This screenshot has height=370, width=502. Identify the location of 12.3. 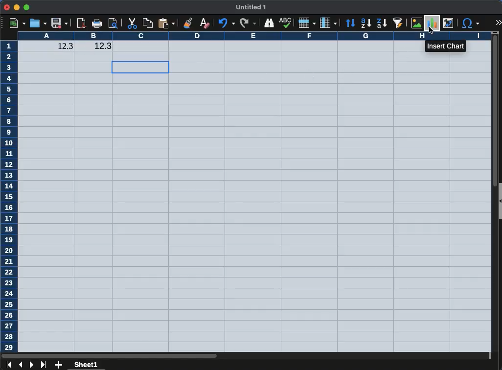
(61, 46).